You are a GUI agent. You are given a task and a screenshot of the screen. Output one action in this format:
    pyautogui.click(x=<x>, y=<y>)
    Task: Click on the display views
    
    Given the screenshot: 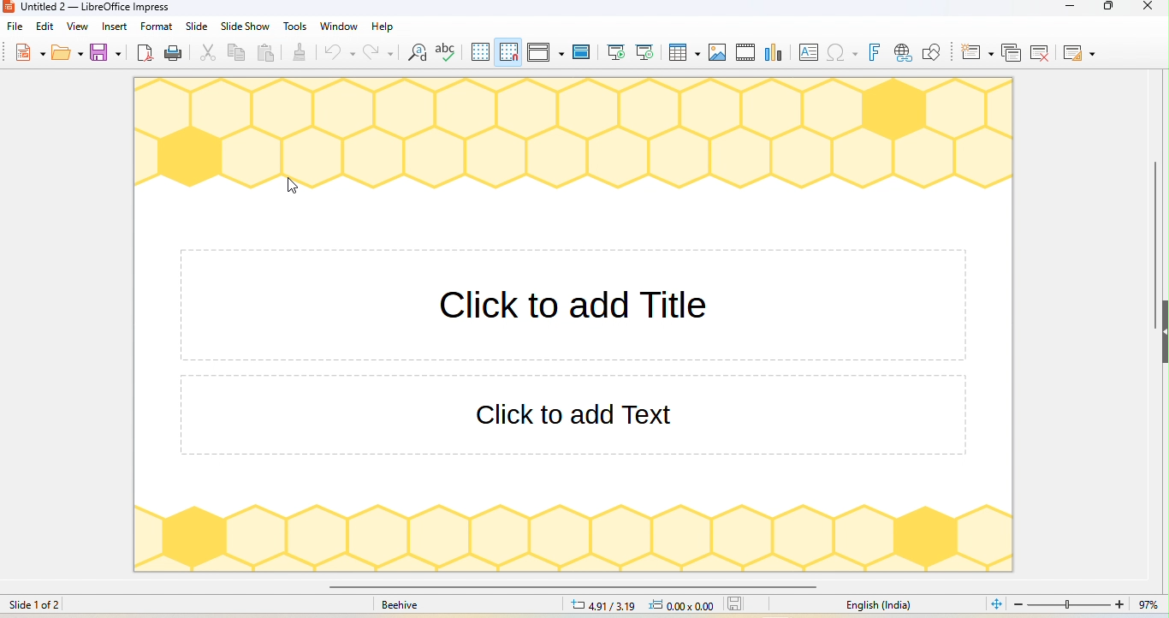 What is the action you would take?
    pyautogui.click(x=547, y=52)
    